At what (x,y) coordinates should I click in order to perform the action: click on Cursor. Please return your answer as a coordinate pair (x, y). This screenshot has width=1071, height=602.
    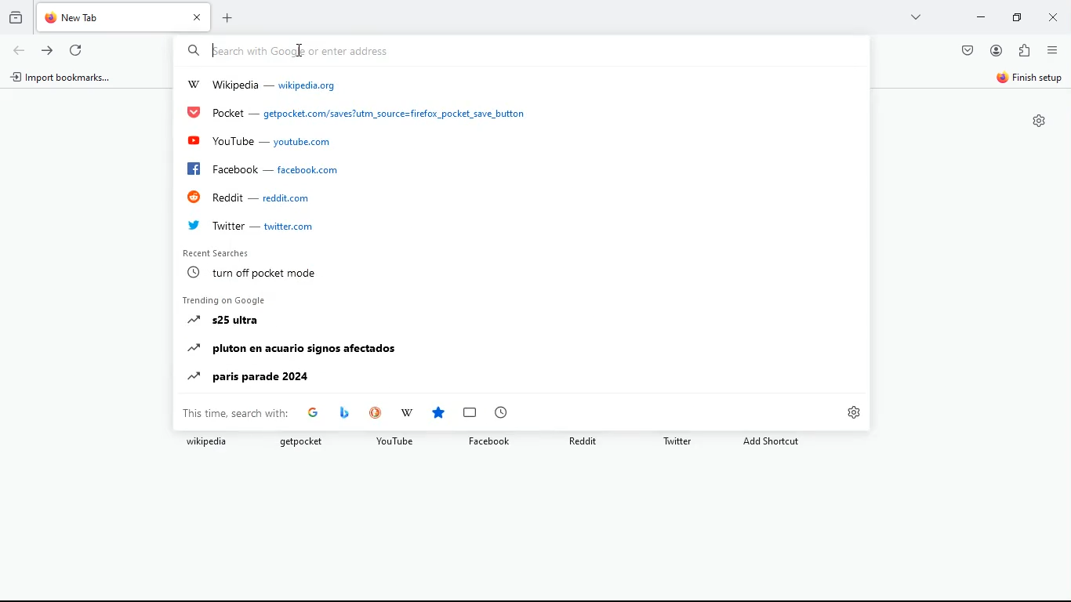
    Looking at the image, I should click on (300, 51).